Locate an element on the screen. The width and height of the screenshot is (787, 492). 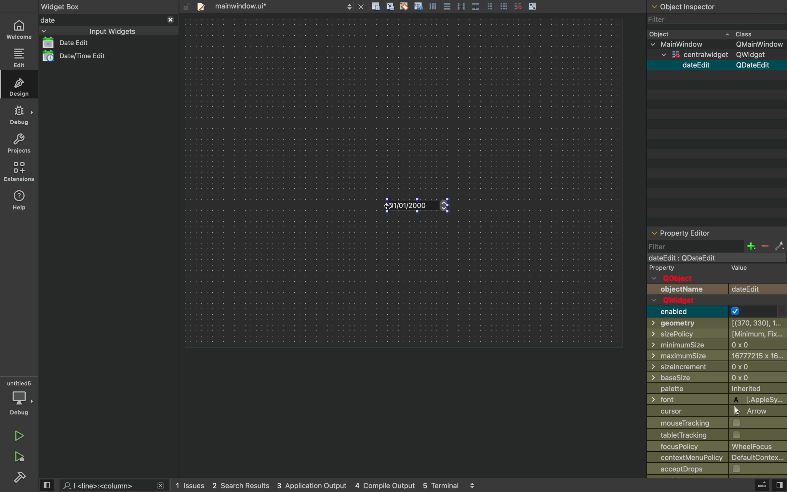
run is located at coordinates (20, 435).